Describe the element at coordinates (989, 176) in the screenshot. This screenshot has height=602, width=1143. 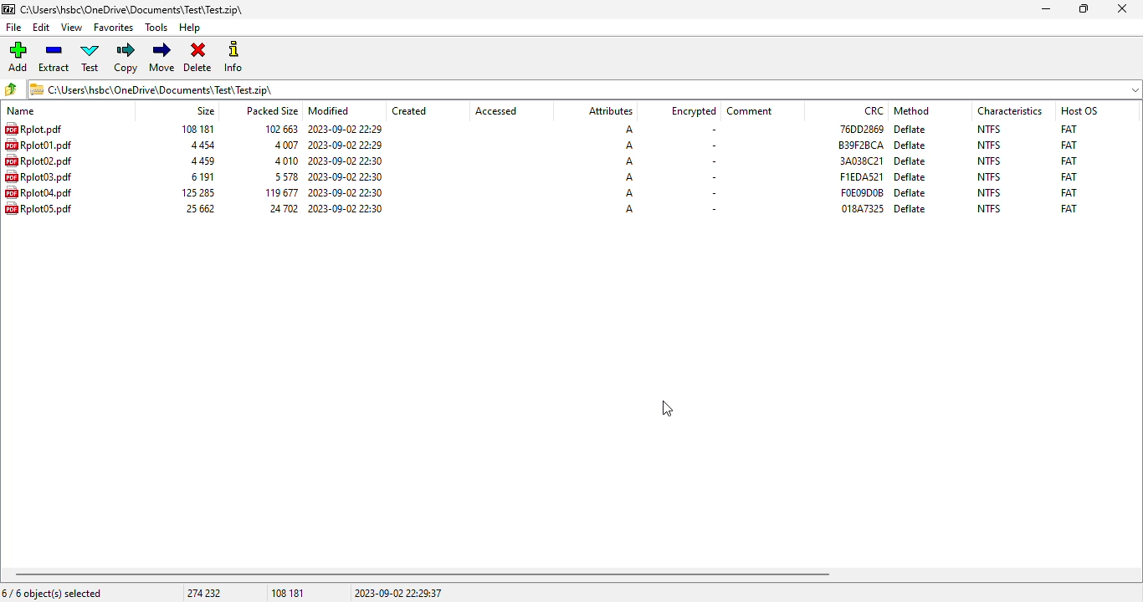
I see `NTFS` at that location.